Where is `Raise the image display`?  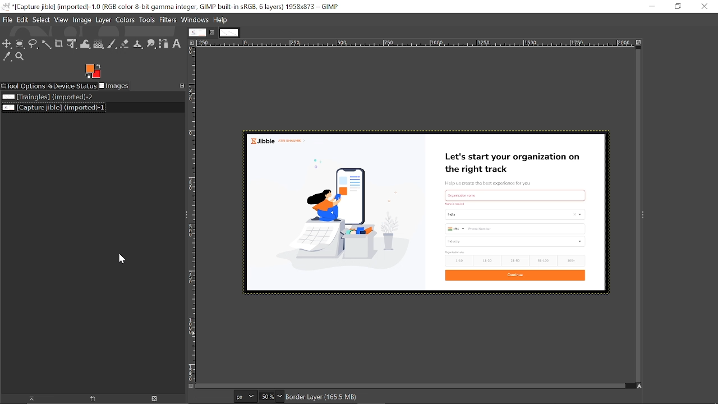 Raise the image display is located at coordinates (29, 399).